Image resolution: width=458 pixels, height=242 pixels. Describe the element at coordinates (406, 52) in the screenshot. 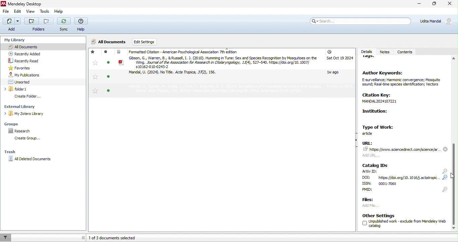

I see `contents` at that location.